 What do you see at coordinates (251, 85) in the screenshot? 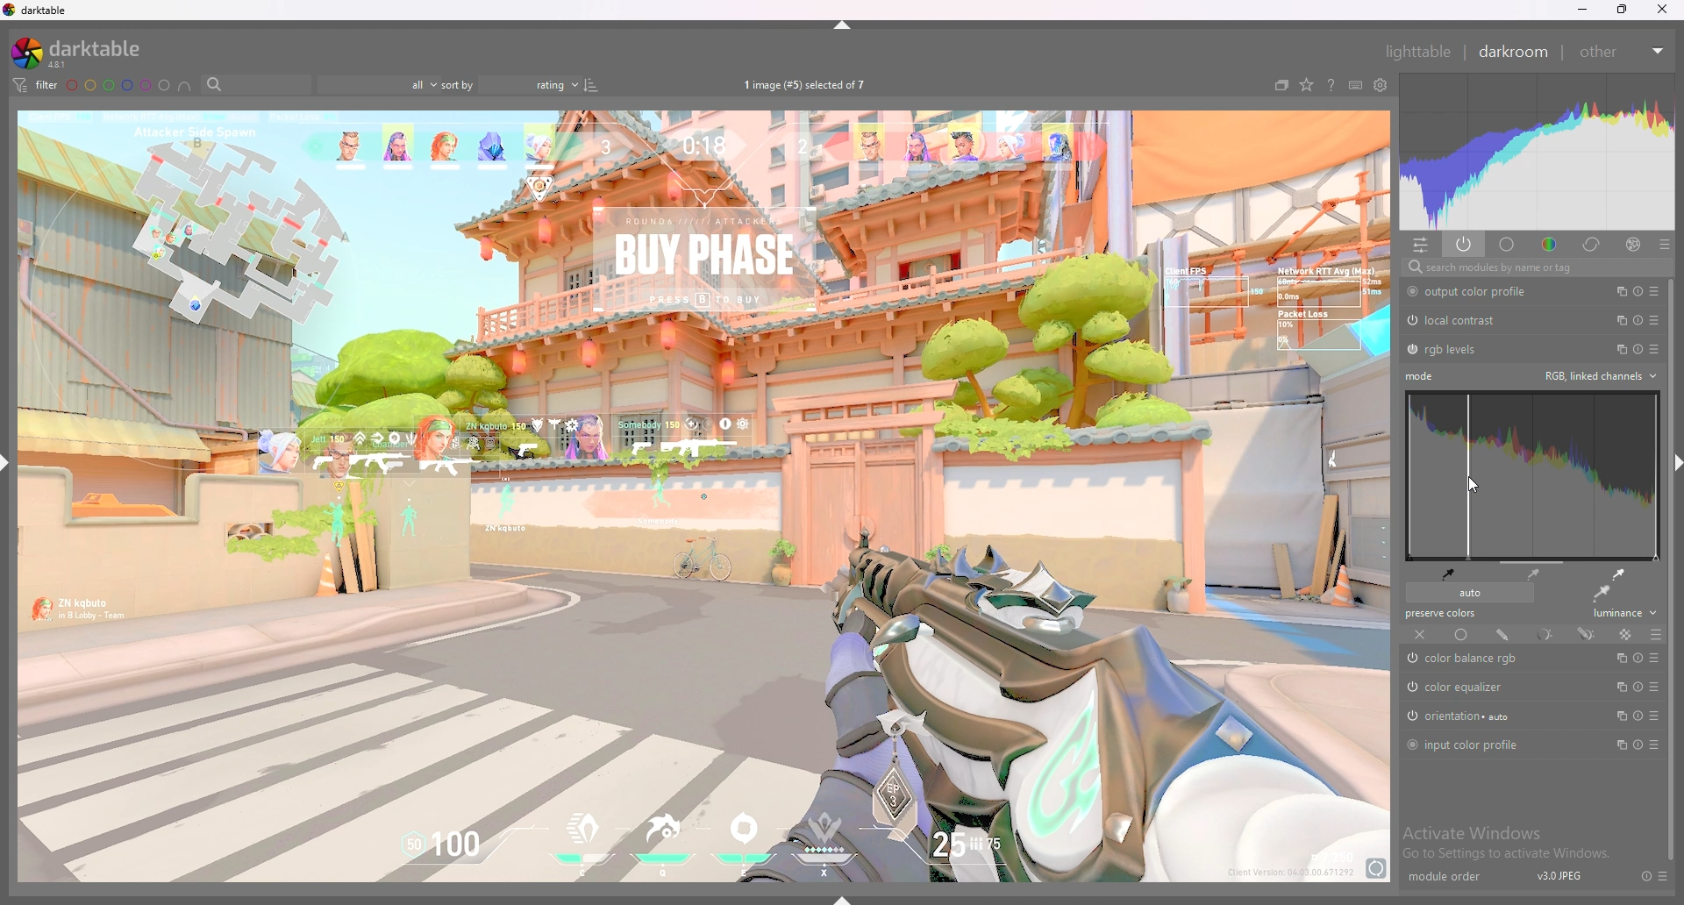
I see `search bar` at bounding box center [251, 85].